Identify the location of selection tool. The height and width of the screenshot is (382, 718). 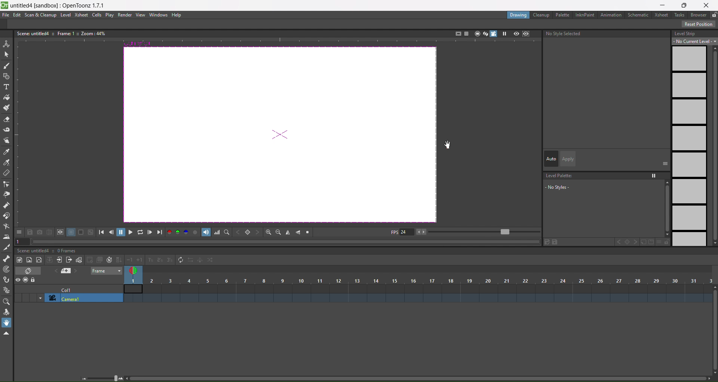
(7, 54).